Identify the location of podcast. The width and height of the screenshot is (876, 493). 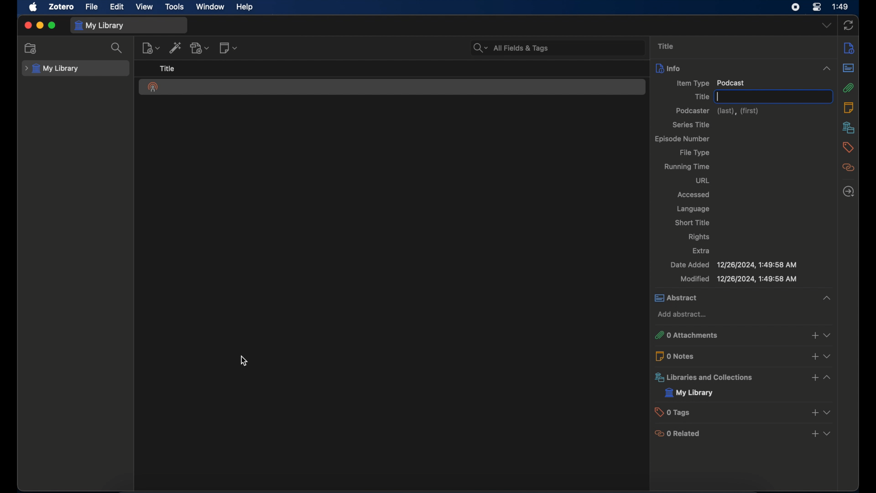
(153, 87).